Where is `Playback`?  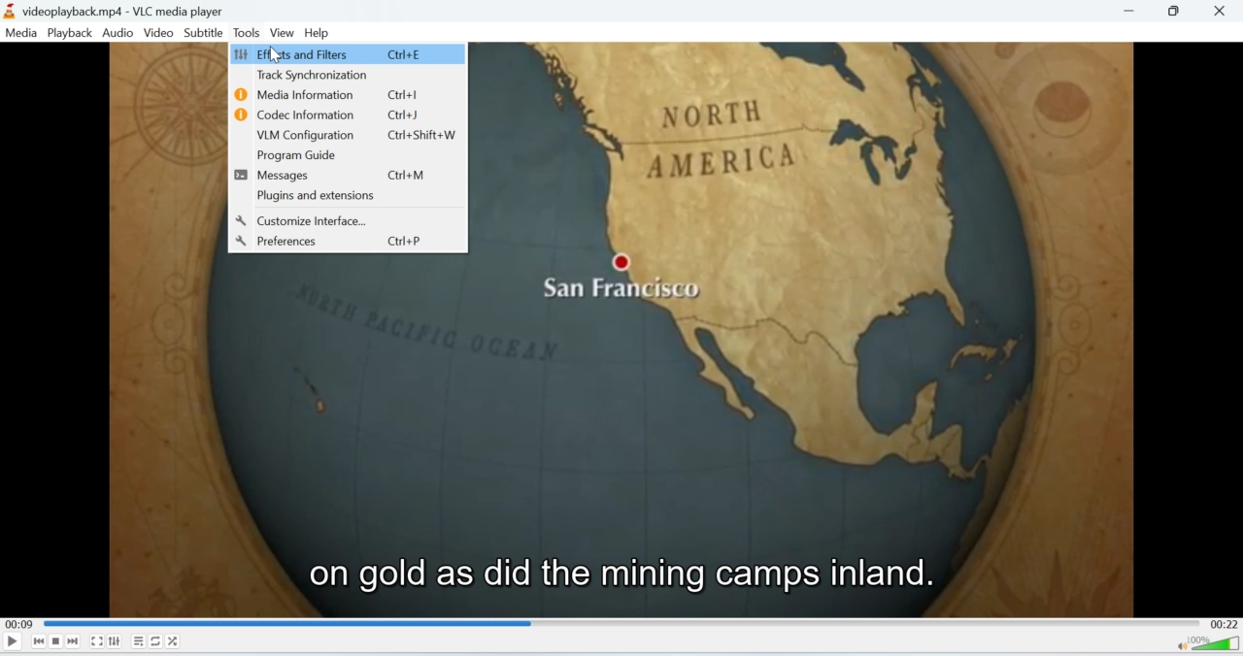 Playback is located at coordinates (70, 33).